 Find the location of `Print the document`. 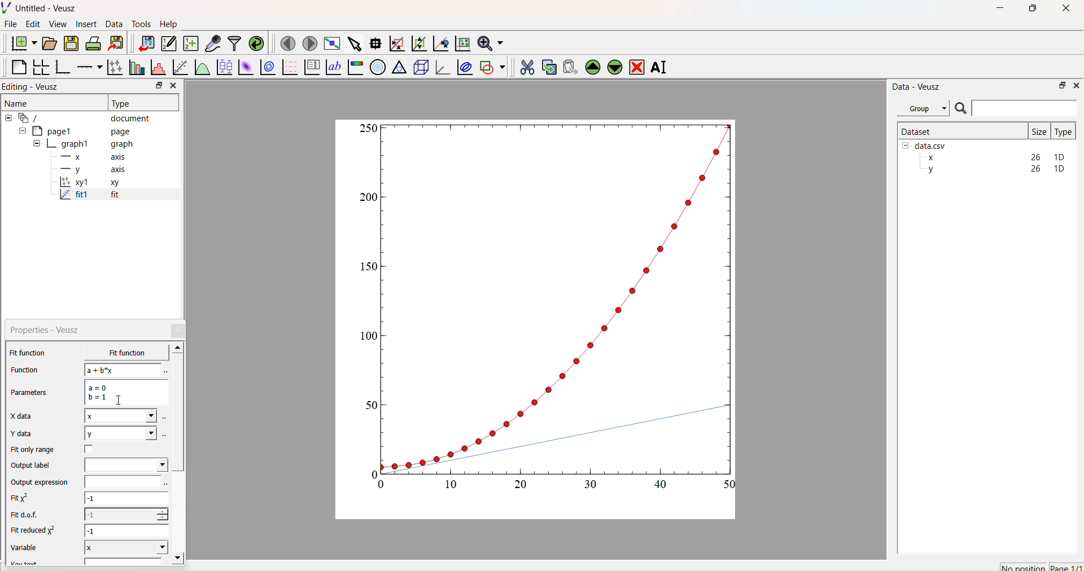

Print the document is located at coordinates (93, 42).